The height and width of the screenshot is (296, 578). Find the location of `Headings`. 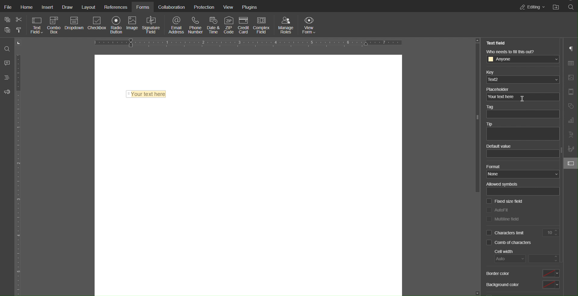

Headings is located at coordinates (7, 77).